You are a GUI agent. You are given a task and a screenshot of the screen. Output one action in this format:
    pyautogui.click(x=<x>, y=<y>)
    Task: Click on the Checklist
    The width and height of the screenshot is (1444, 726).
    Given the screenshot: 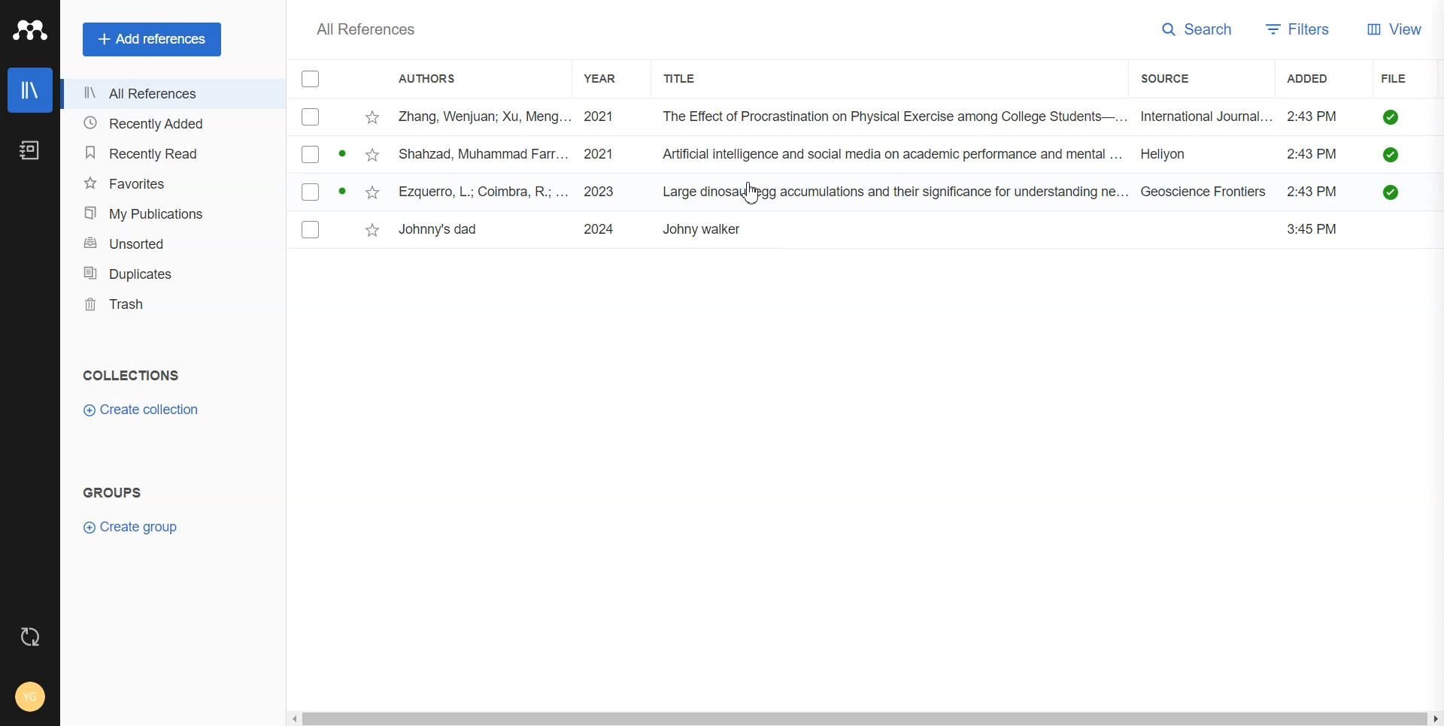 What is the action you would take?
    pyautogui.click(x=308, y=77)
    